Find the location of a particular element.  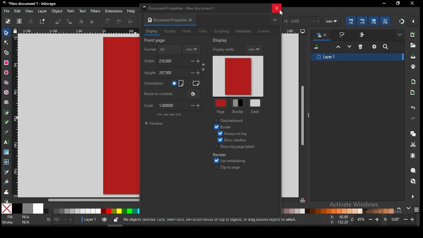

toggle selection box to select all touched objects is located at coordinates (42, 21).